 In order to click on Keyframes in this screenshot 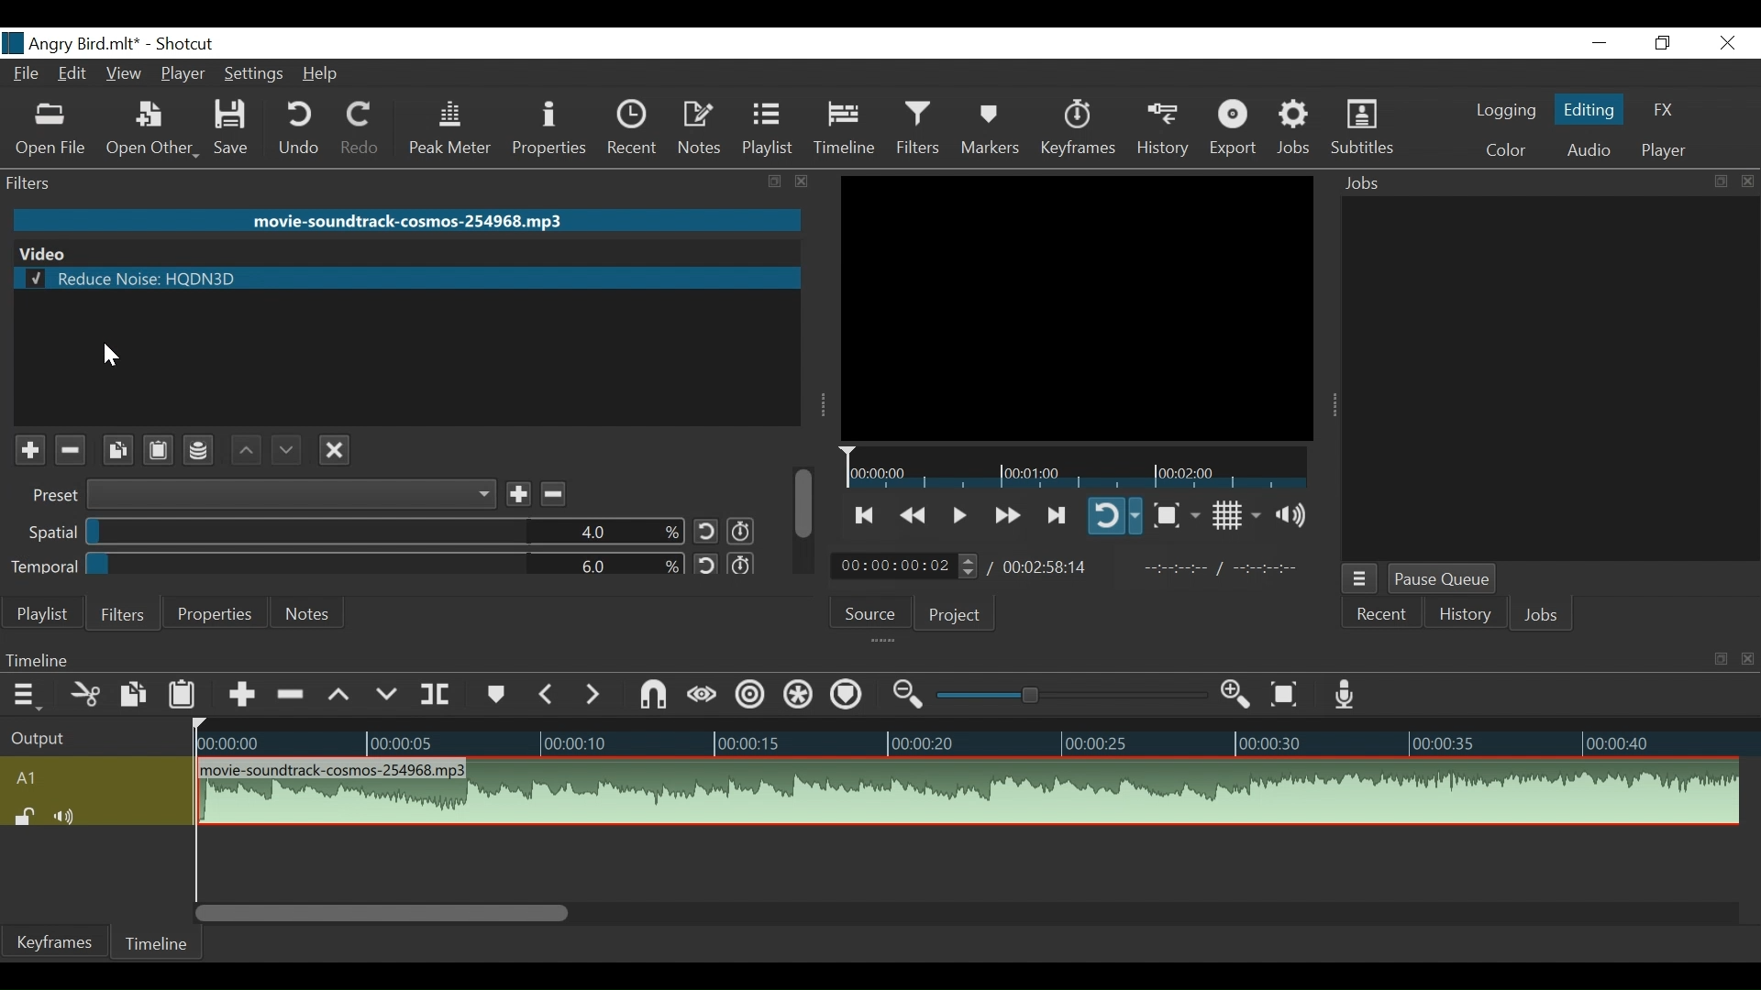, I will do `click(1077, 128)`.